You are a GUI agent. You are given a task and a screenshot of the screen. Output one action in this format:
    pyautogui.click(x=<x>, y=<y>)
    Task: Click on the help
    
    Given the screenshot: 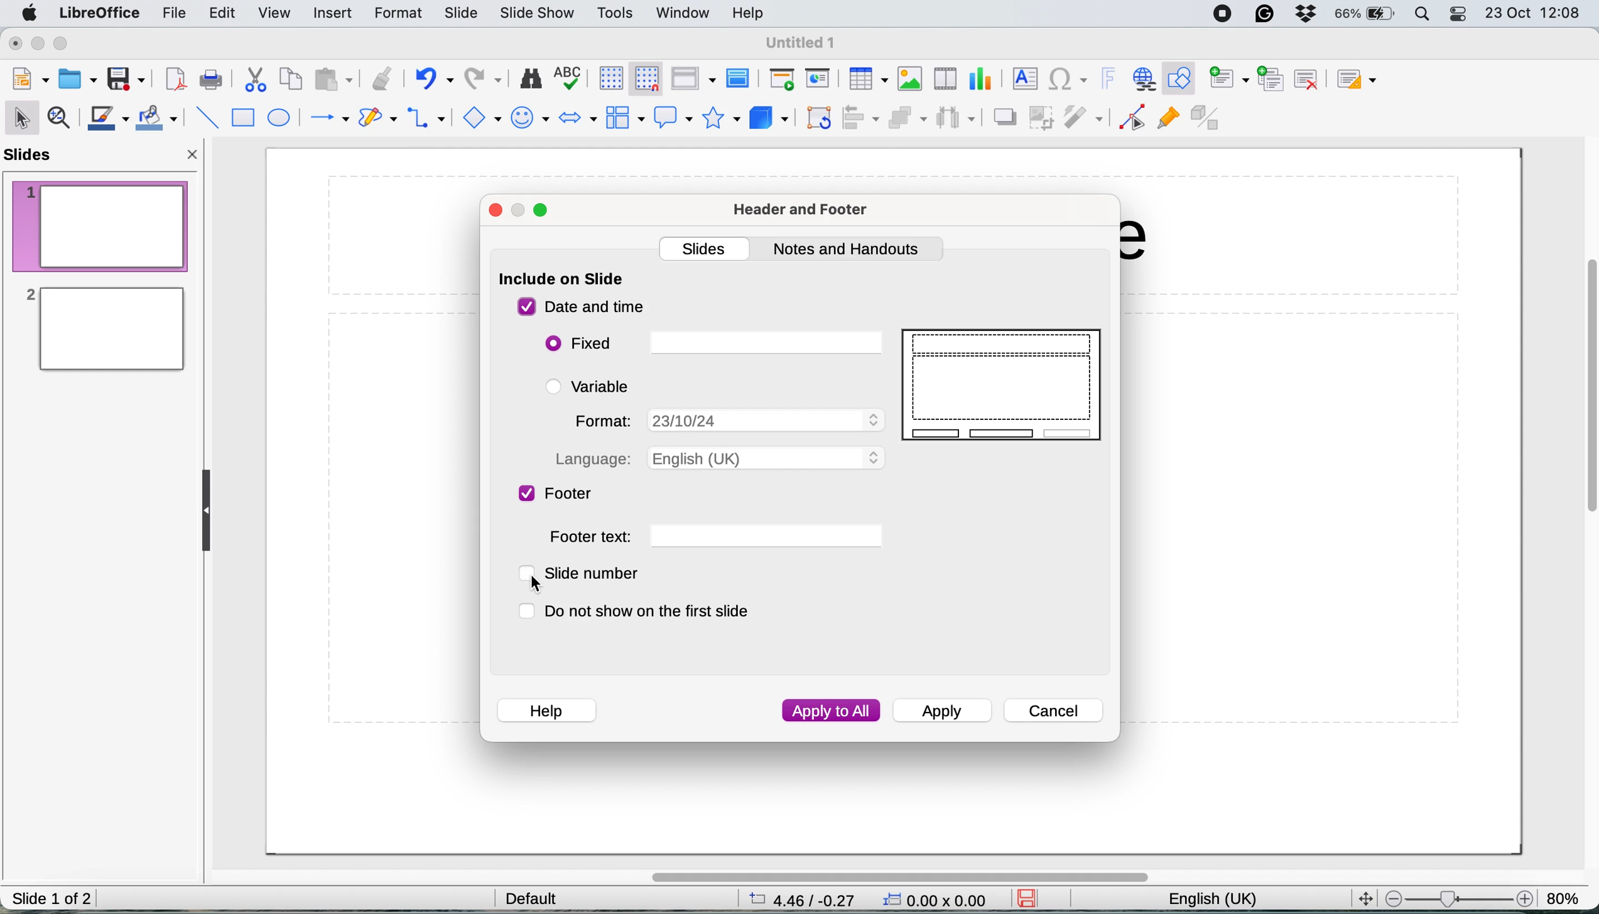 What is the action you would take?
    pyautogui.click(x=751, y=13)
    